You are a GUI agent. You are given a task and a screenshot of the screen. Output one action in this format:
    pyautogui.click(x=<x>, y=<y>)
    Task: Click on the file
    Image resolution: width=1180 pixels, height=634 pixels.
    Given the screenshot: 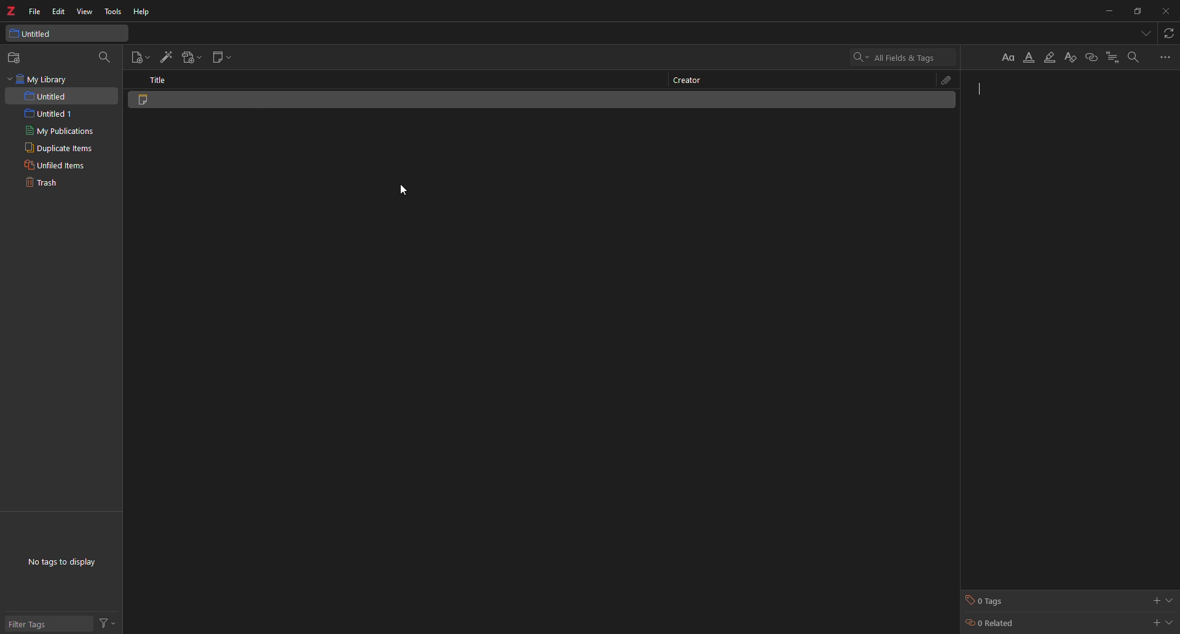 What is the action you would take?
    pyautogui.click(x=34, y=11)
    